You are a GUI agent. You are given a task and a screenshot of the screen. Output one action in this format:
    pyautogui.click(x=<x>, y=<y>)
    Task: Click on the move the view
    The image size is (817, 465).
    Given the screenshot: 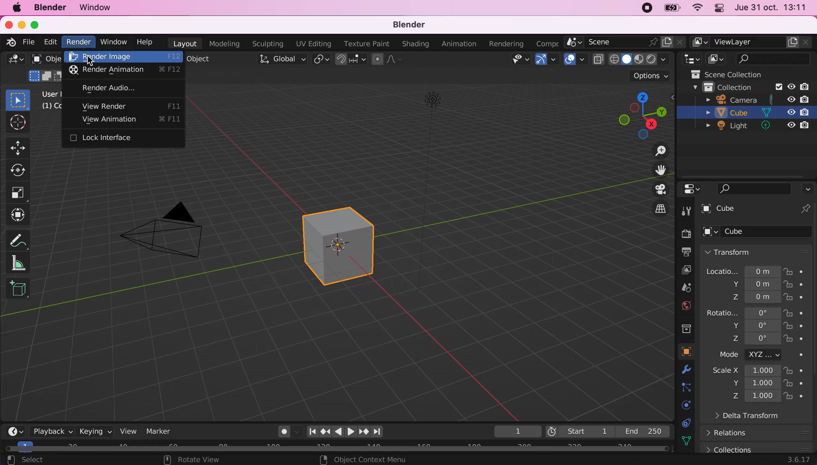 What is the action you would take?
    pyautogui.click(x=656, y=170)
    